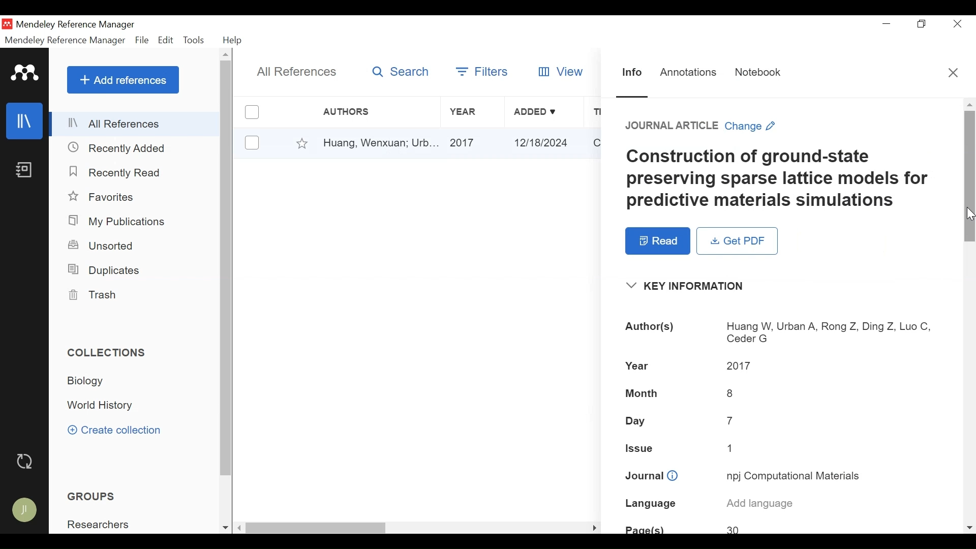  What do you see at coordinates (356, 112) in the screenshot?
I see `Authors` at bounding box center [356, 112].